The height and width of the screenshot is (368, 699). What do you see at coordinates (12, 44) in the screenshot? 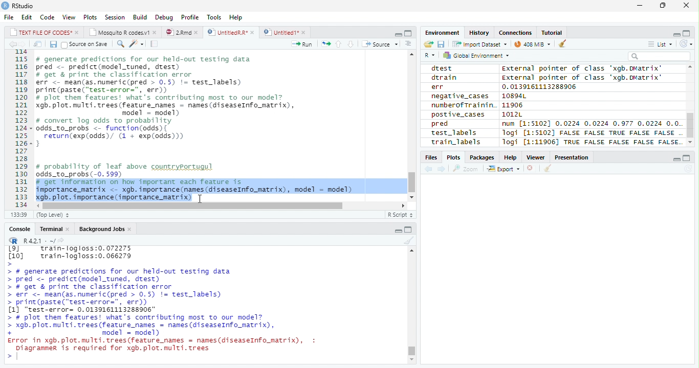
I see `Previous` at bounding box center [12, 44].